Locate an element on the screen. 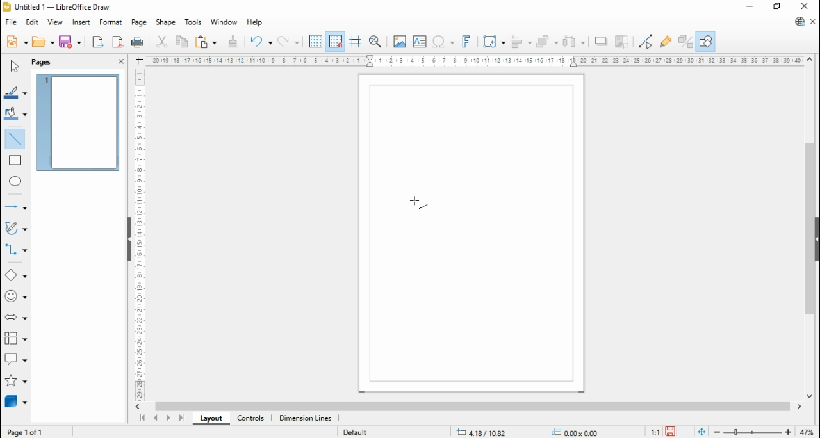 The height and width of the screenshot is (438, 820). restore is located at coordinates (778, 7).